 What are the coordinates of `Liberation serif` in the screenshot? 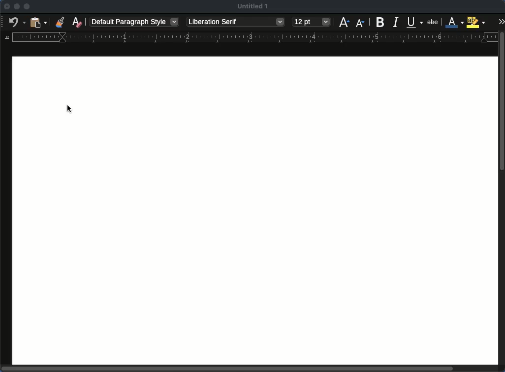 It's located at (236, 22).